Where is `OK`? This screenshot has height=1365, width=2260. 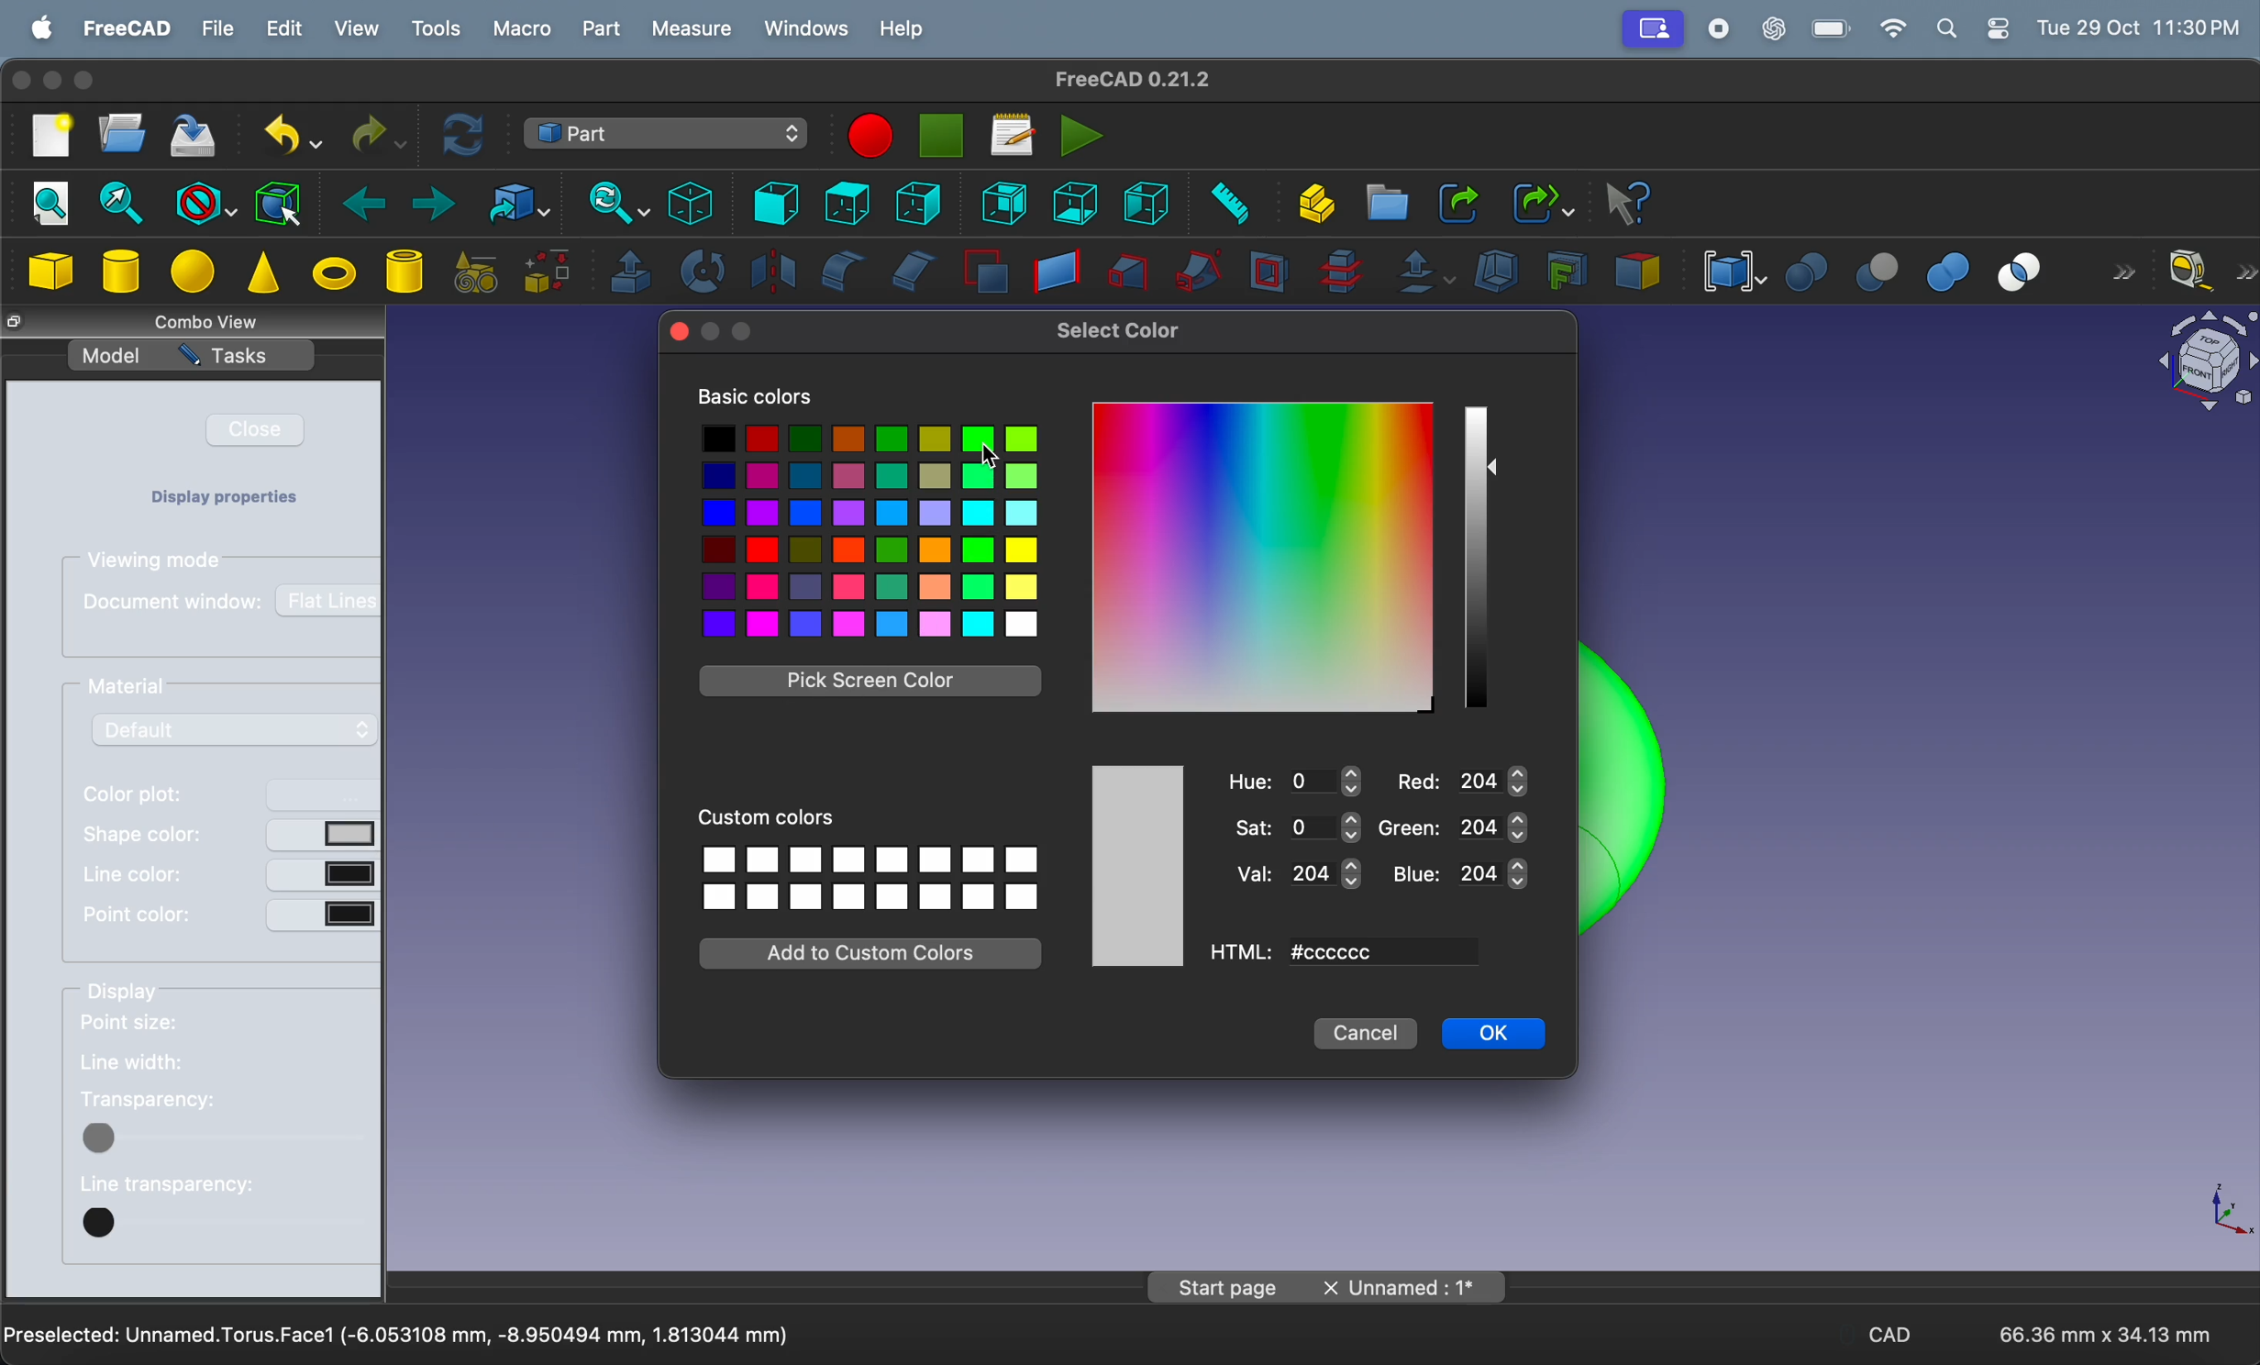 OK is located at coordinates (1501, 1035).